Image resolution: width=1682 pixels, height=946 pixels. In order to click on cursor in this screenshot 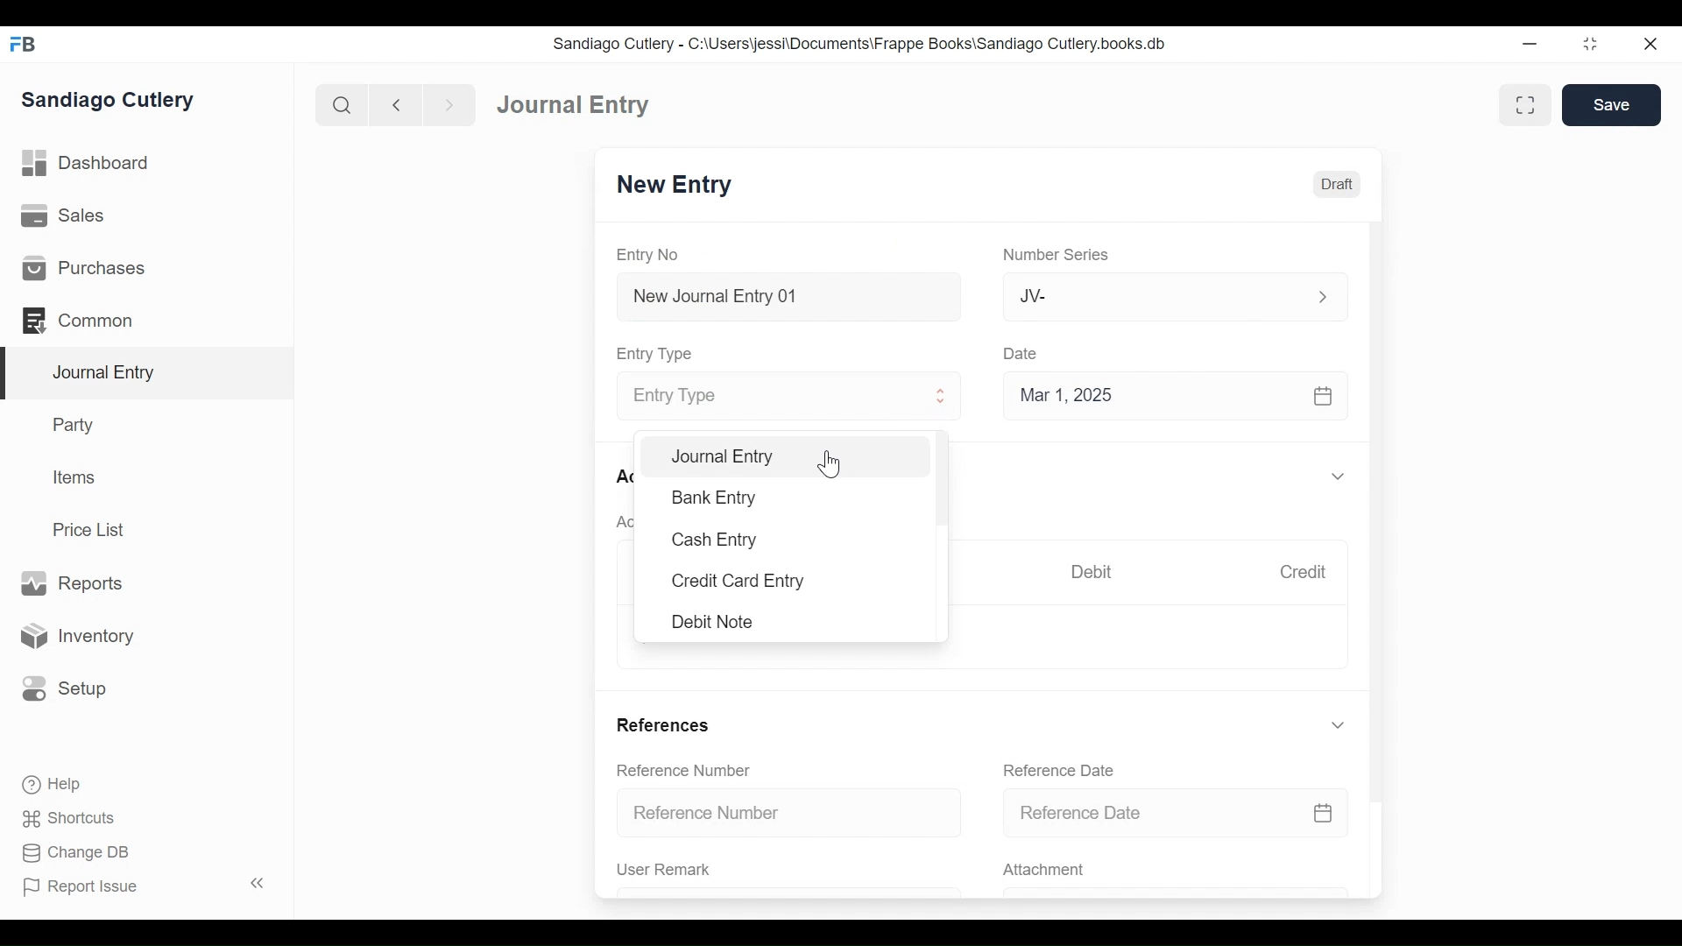, I will do `click(829, 462)`.